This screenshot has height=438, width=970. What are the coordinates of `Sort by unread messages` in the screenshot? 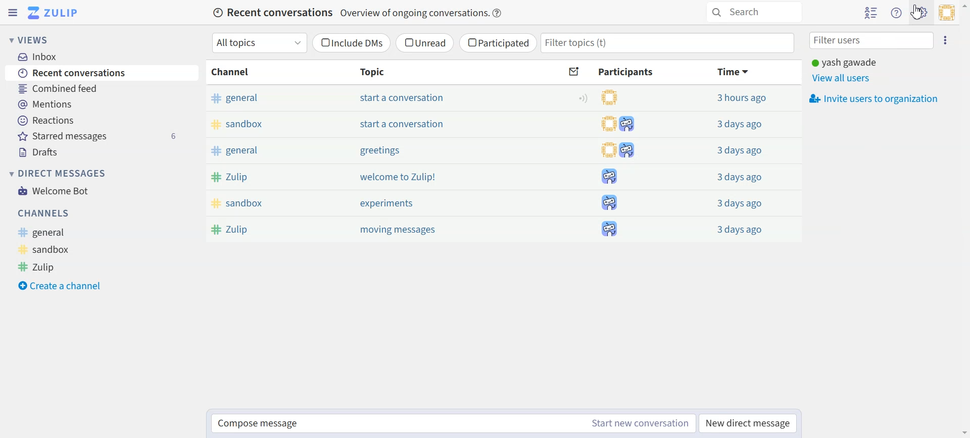 It's located at (574, 71).